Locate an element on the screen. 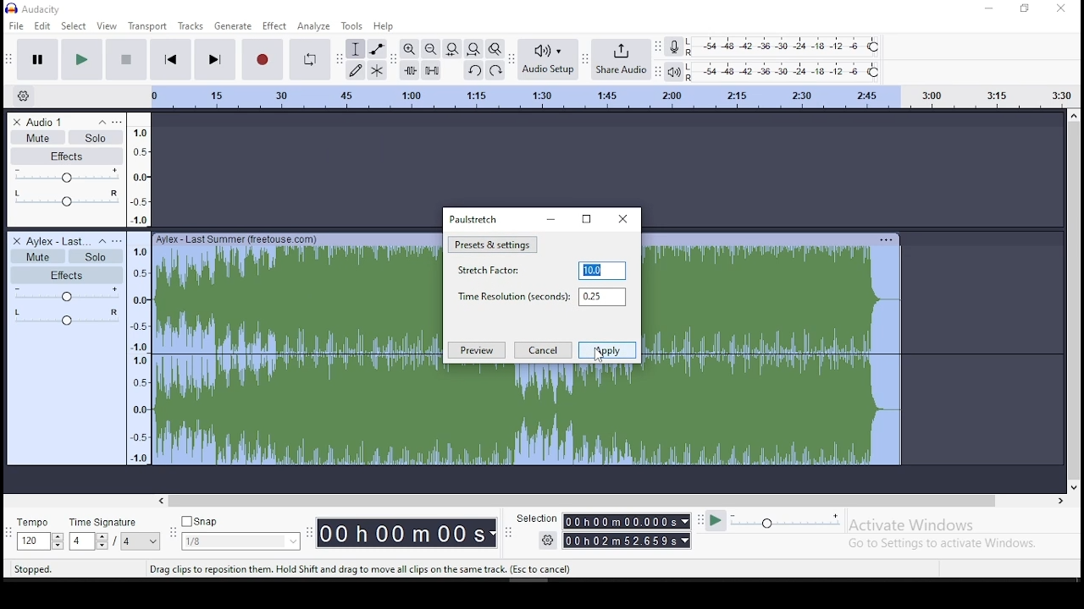  analyze is located at coordinates (314, 25).